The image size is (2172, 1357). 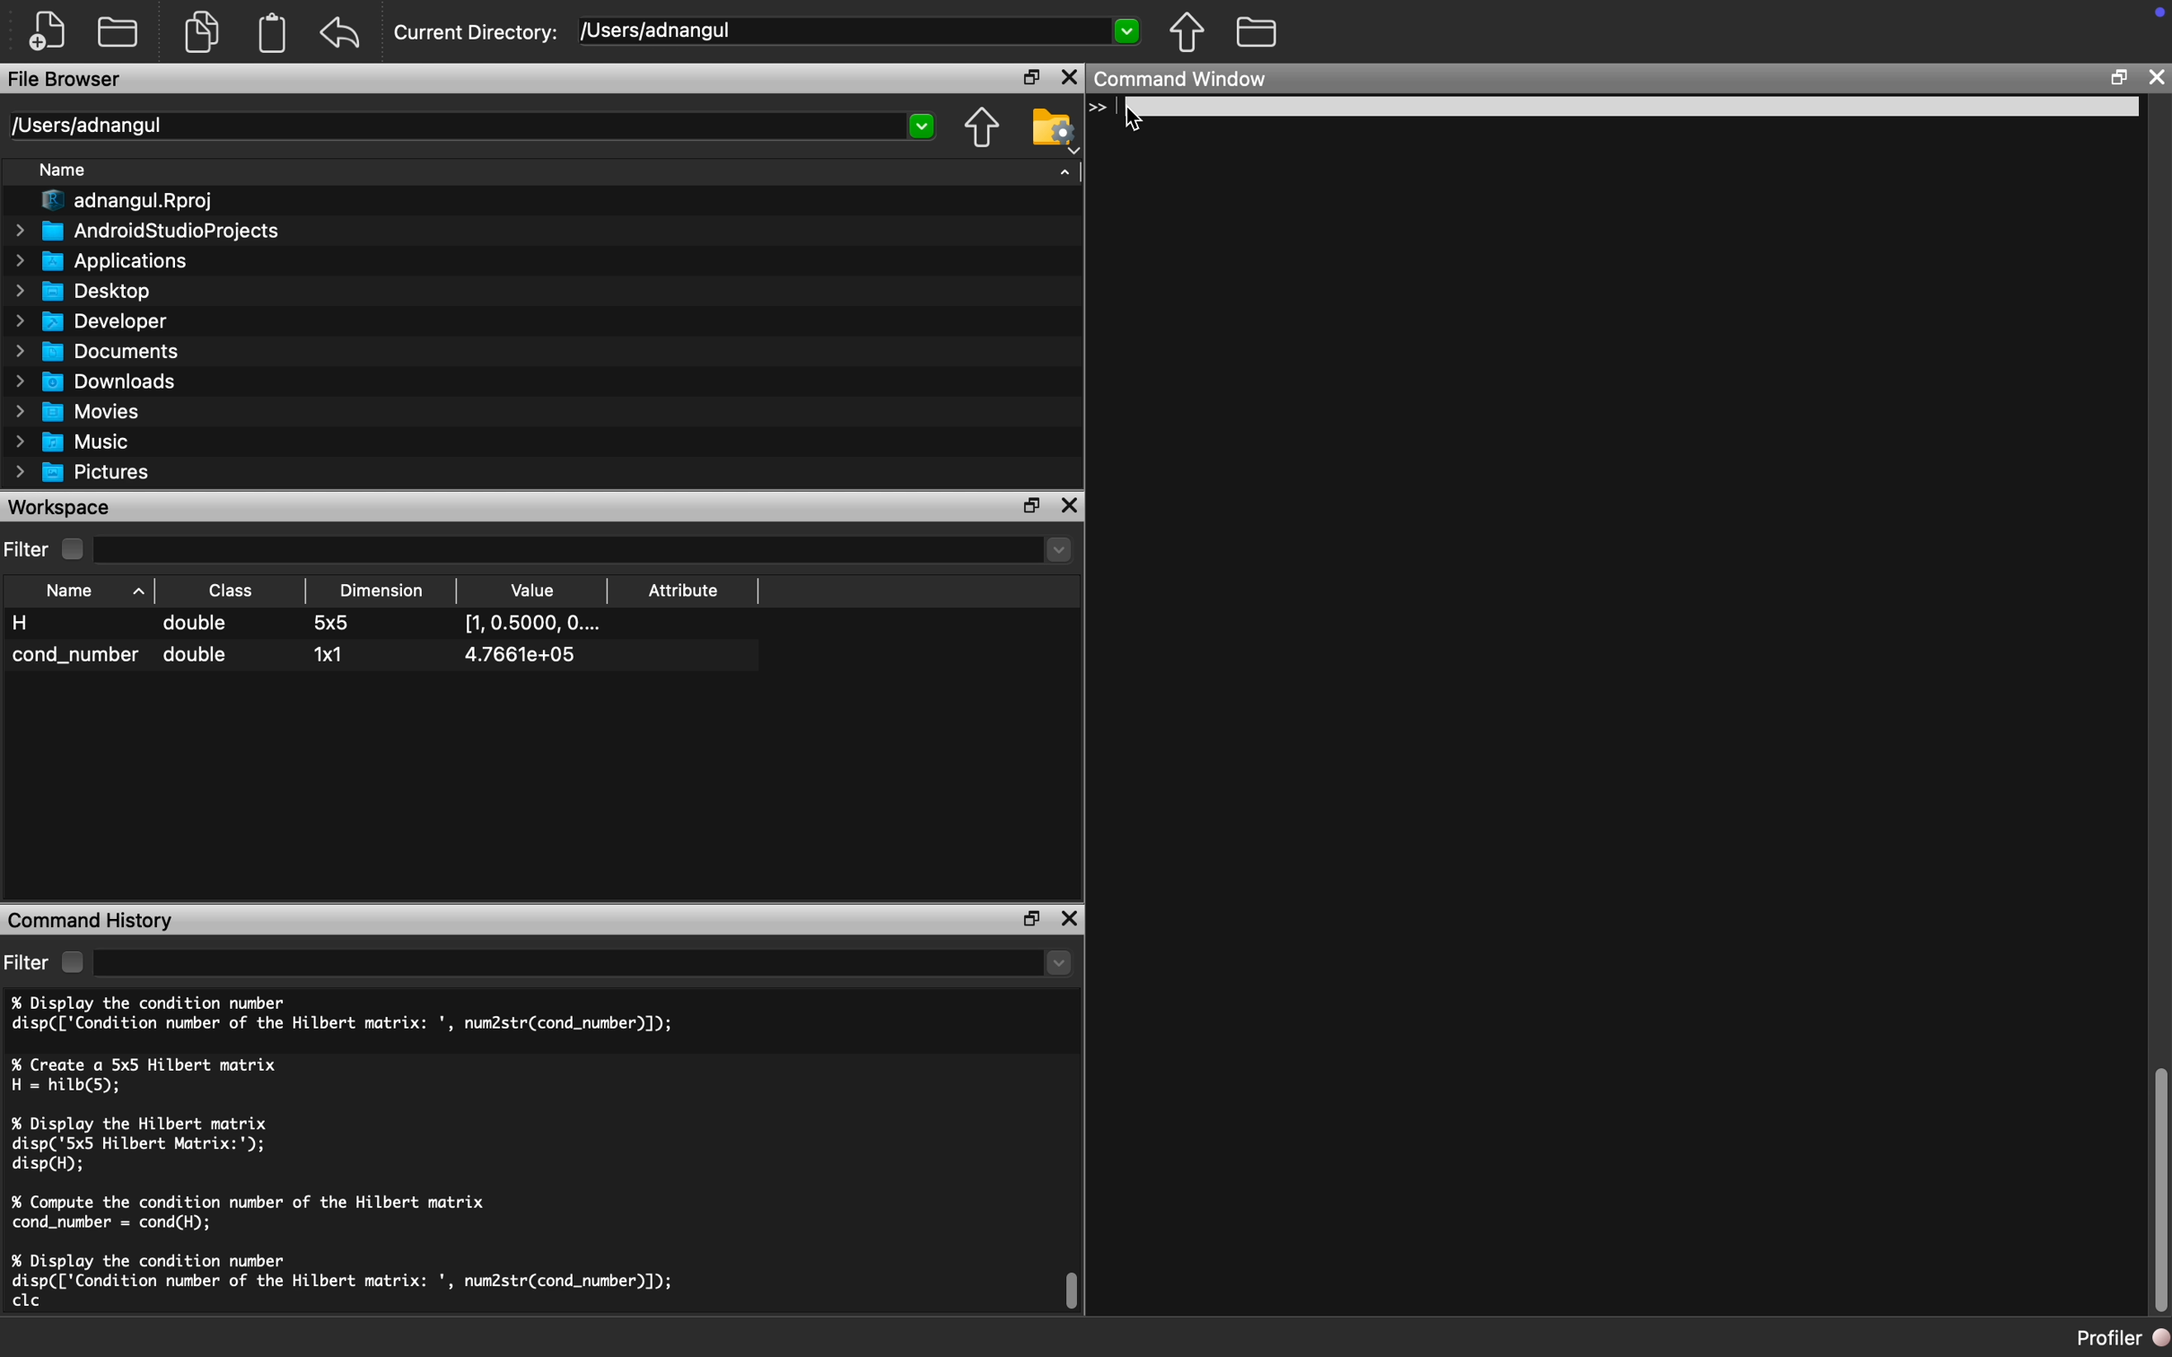 I want to click on Clipboard, so click(x=273, y=31).